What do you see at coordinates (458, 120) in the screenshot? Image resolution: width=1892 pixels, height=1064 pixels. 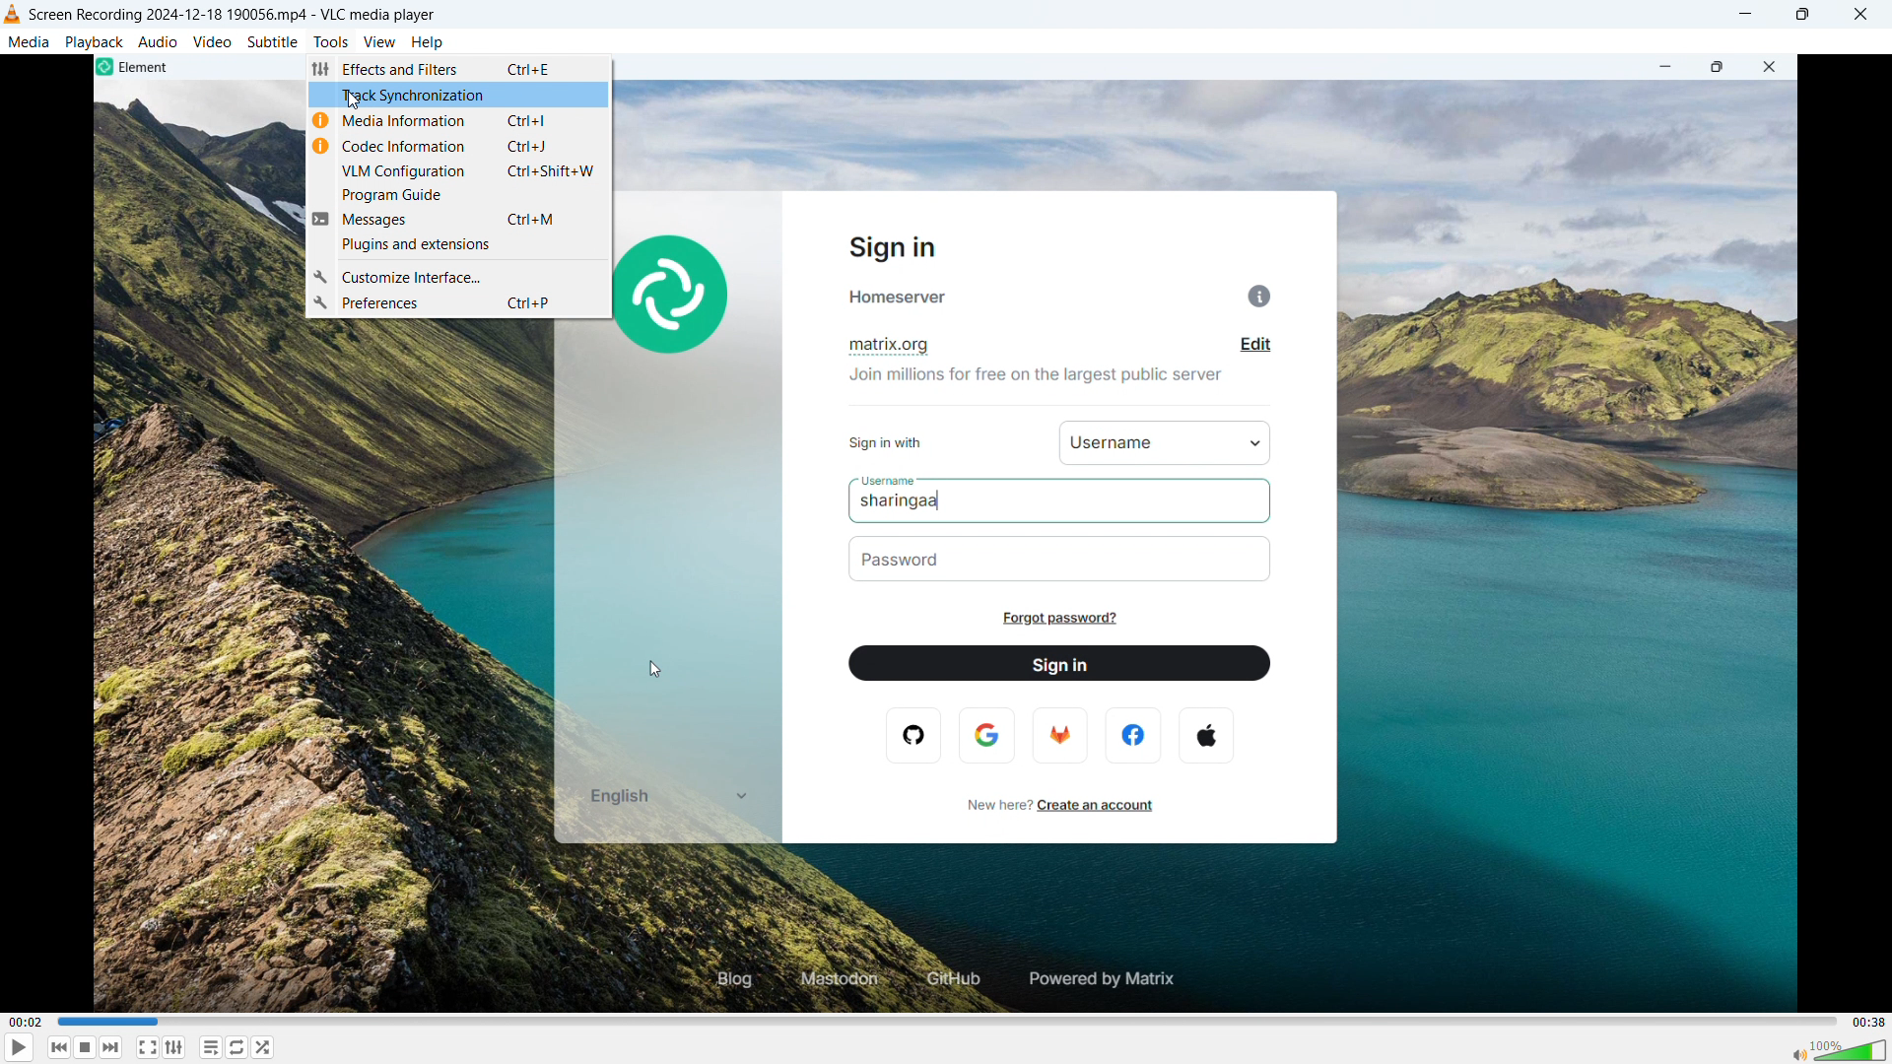 I see `media information` at bounding box center [458, 120].